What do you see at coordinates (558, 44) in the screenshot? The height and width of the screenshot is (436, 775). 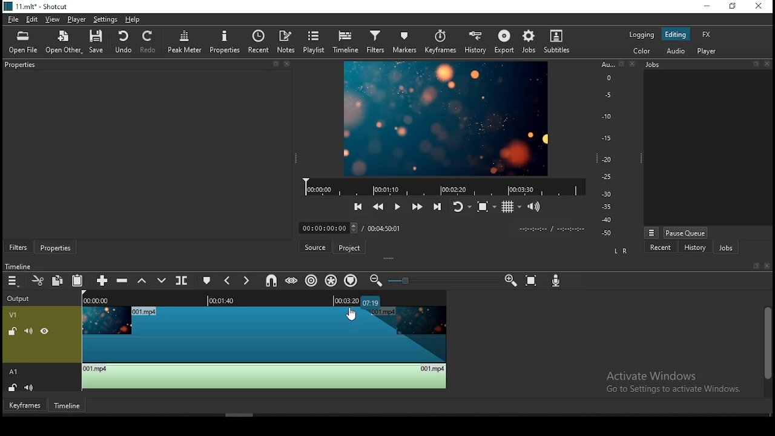 I see `subtitles` at bounding box center [558, 44].